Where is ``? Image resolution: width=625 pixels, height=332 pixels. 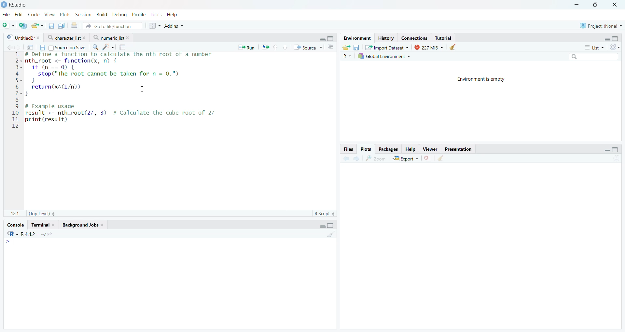
 is located at coordinates (410, 149).